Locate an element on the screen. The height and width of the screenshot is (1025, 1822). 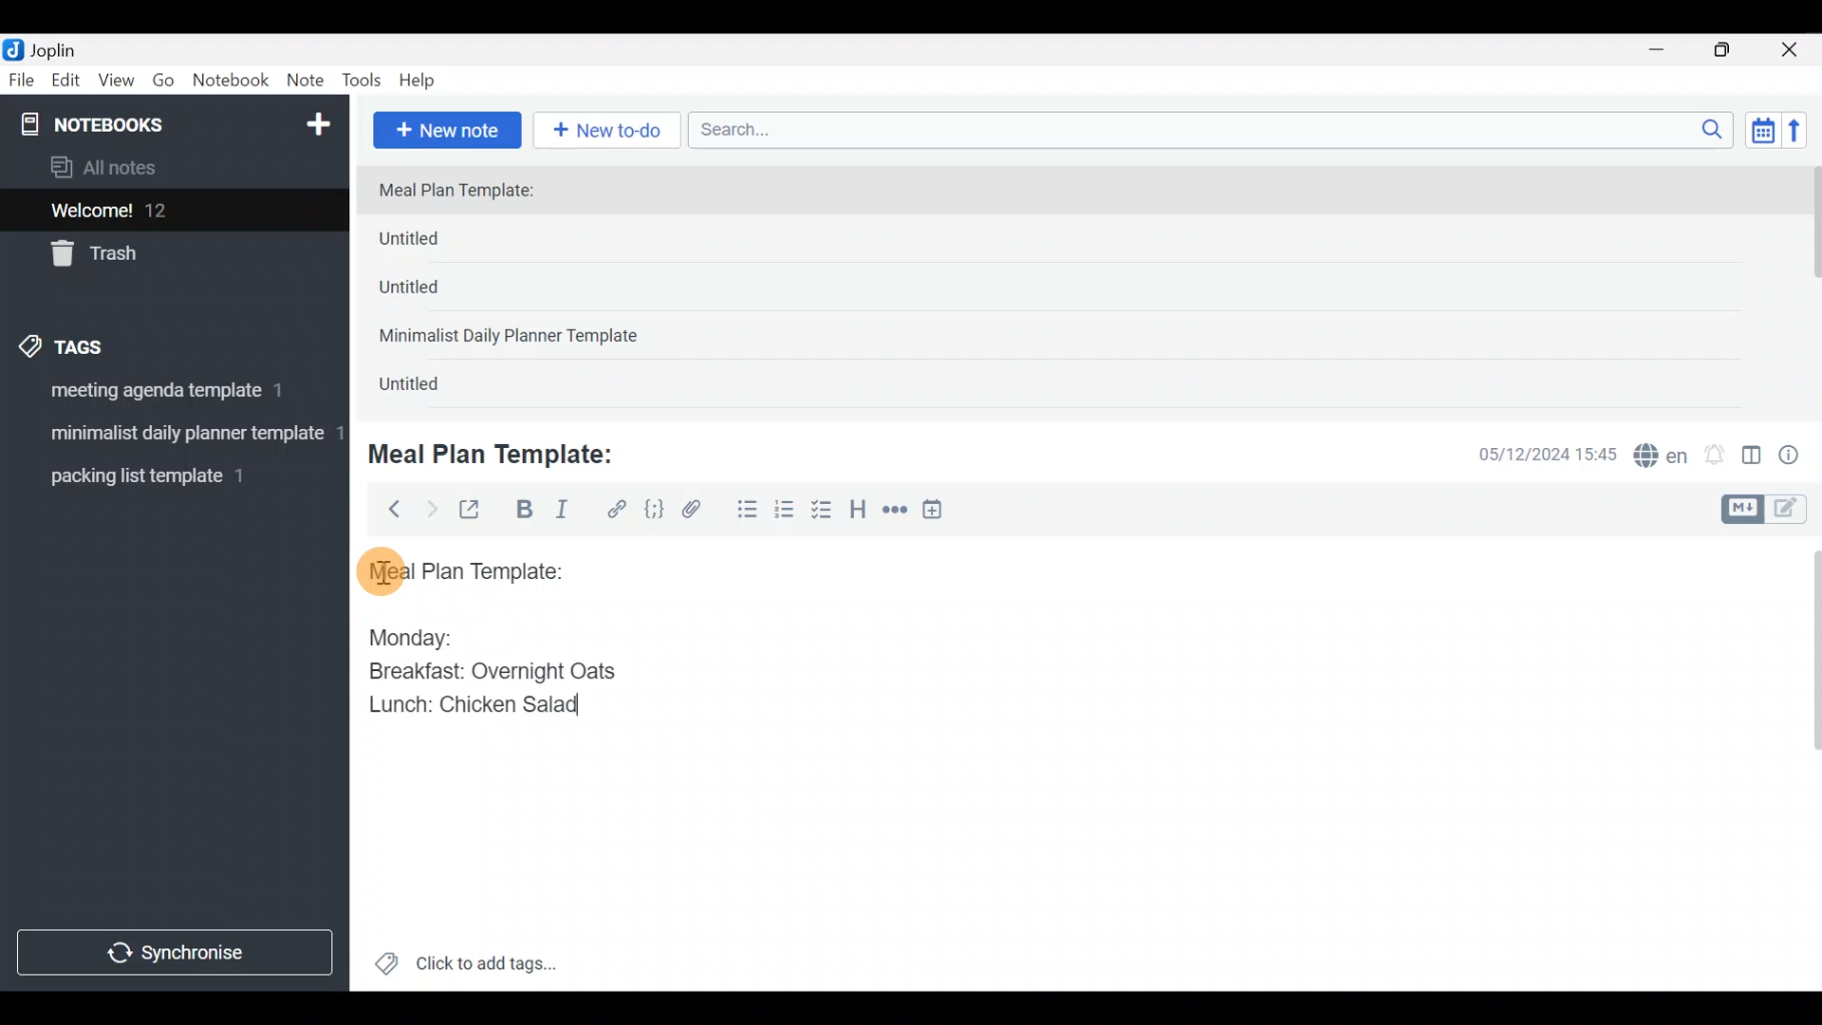
Hyperlink is located at coordinates (617, 510).